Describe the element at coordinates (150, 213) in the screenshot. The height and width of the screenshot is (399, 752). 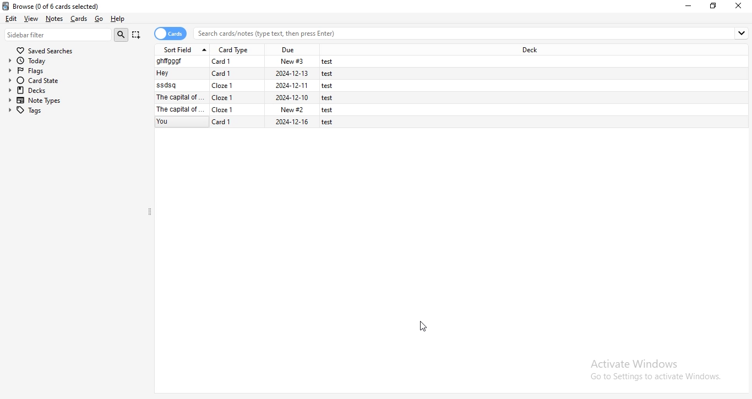
I see `collapse` at that location.